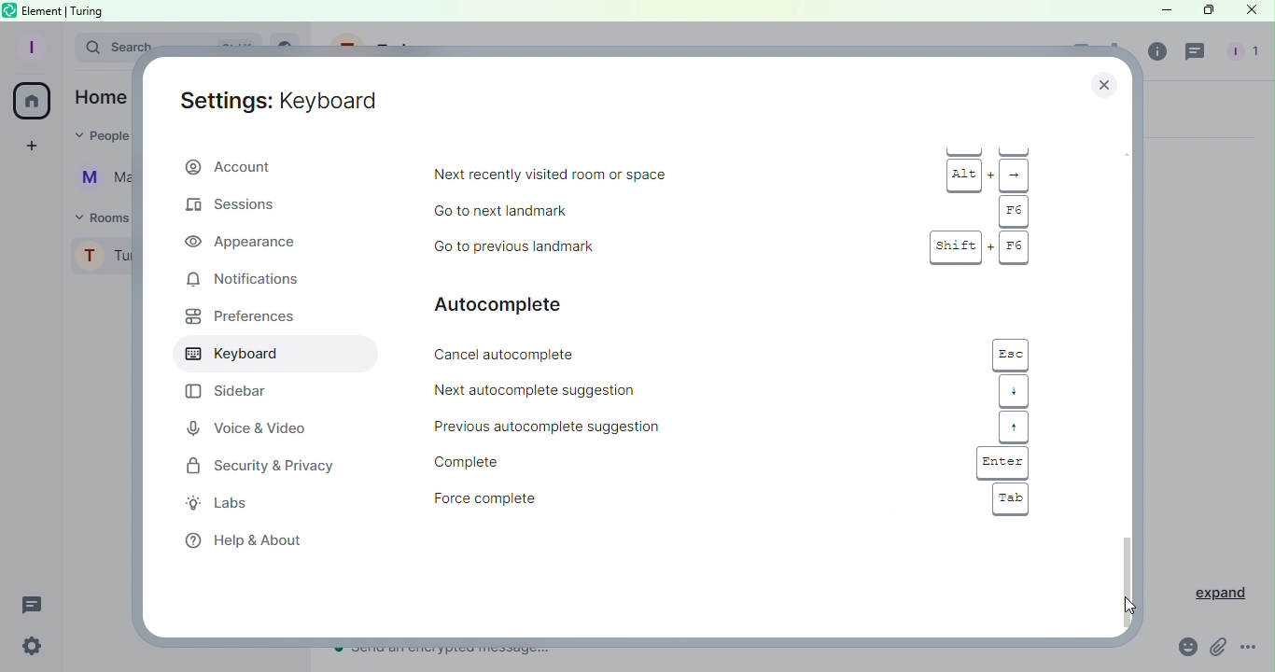 This screenshot has width=1275, height=672. What do you see at coordinates (263, 278) in the screenshot?
I see `Notifications` at bounding box center [263, 278].